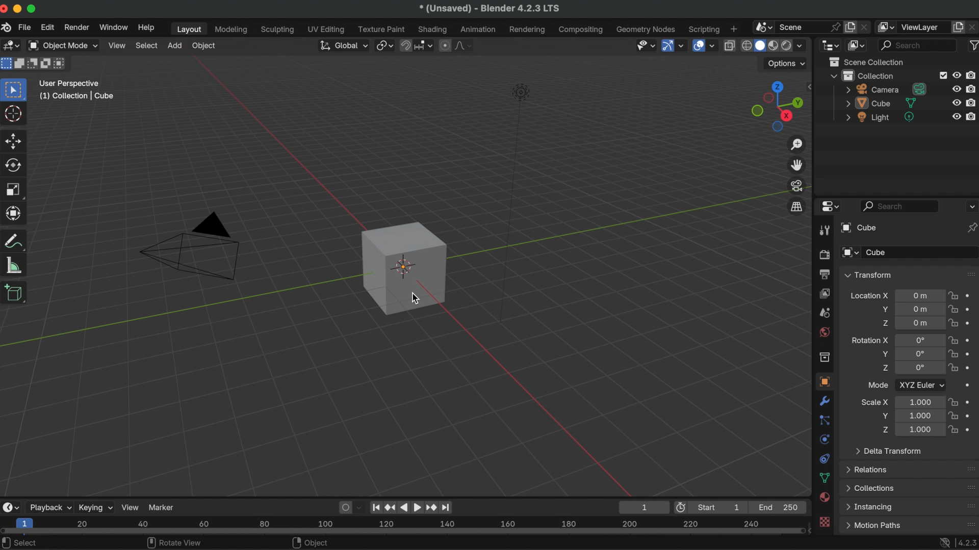 The width and height of the screenshot is (979, 550). Describe the element at coordinates (955, 428) in the screenshot. I see `lock scale` at that location.